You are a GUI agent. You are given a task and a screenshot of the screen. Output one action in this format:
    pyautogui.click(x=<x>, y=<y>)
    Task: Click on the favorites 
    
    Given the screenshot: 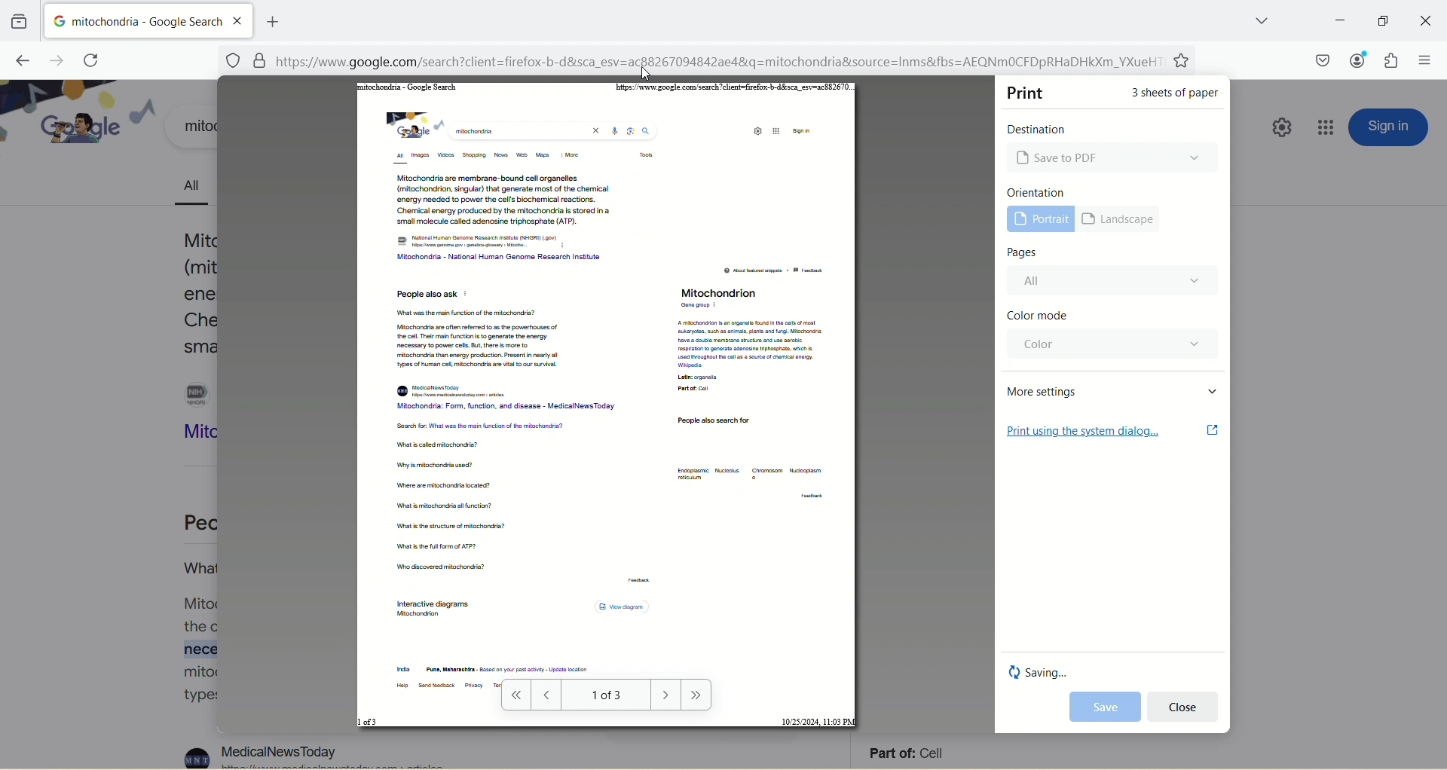 What is the action you would take?
    pyautogui.click(x=1184, y=62)
    